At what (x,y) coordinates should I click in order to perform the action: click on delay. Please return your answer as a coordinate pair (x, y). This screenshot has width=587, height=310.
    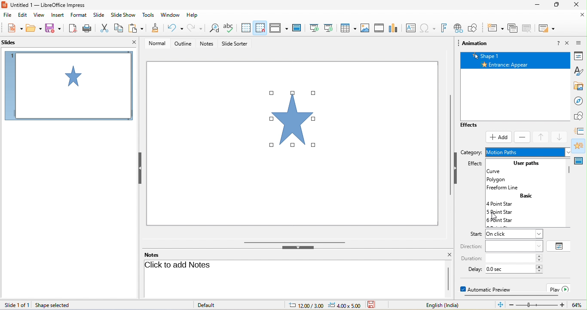
    Looking at the image, I should click on (472, 269).